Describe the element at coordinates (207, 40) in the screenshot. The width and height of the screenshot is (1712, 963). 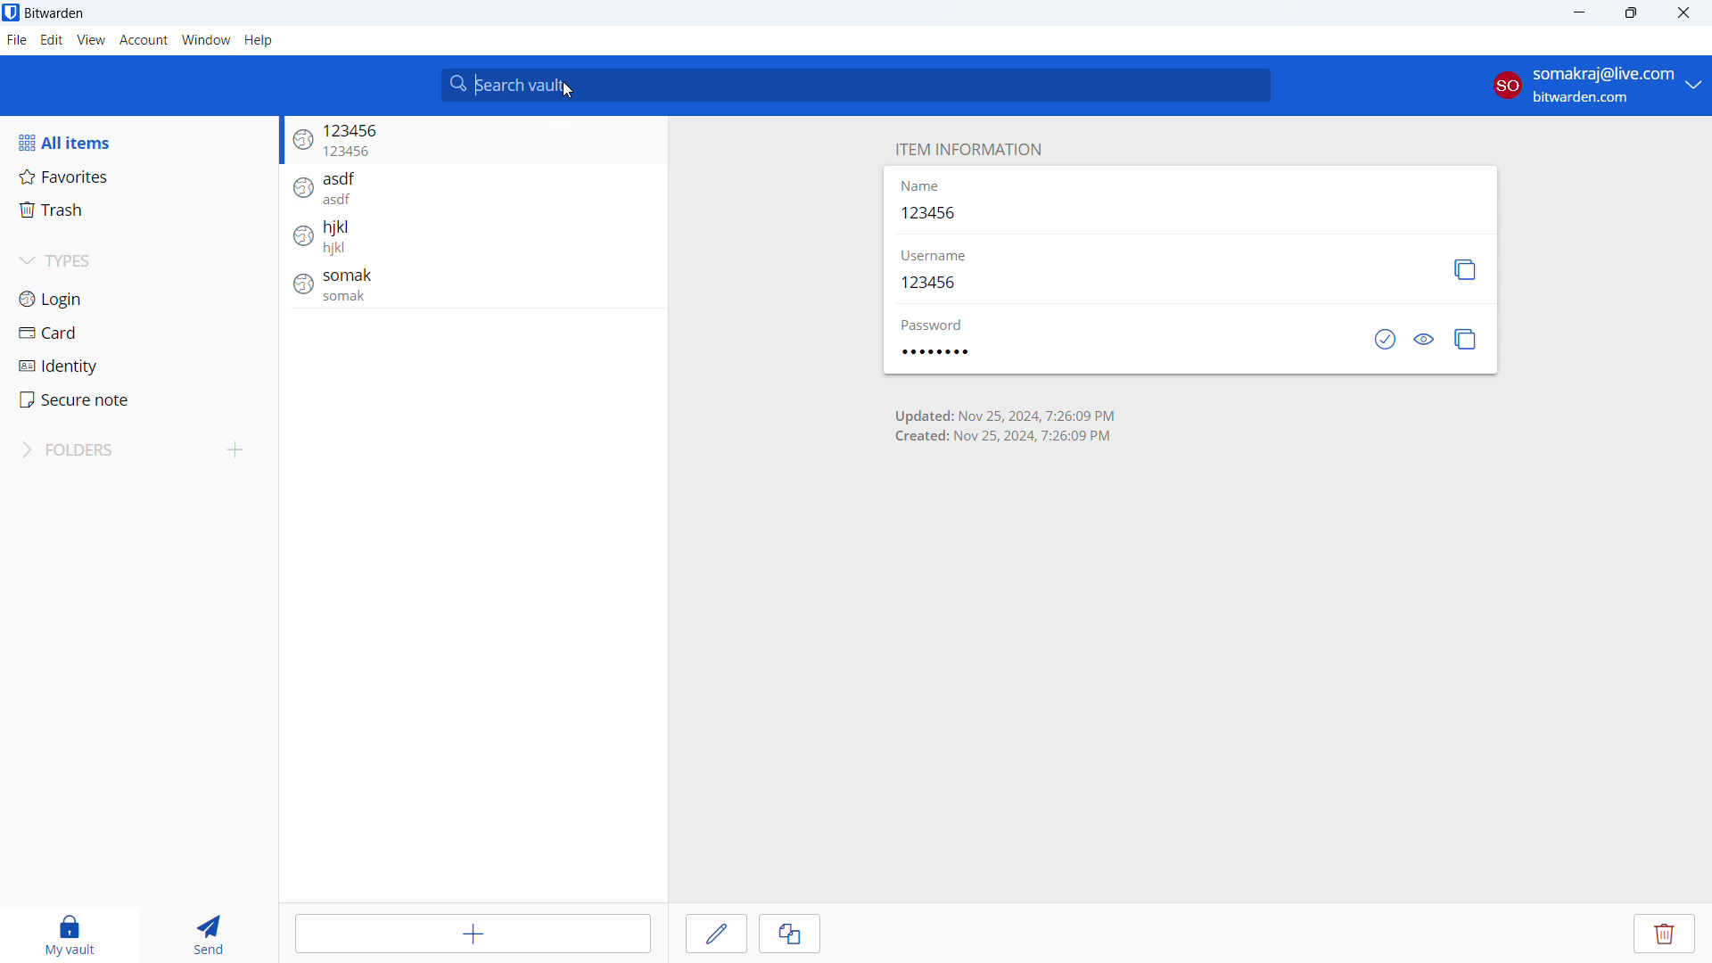
I see `window` at that location.